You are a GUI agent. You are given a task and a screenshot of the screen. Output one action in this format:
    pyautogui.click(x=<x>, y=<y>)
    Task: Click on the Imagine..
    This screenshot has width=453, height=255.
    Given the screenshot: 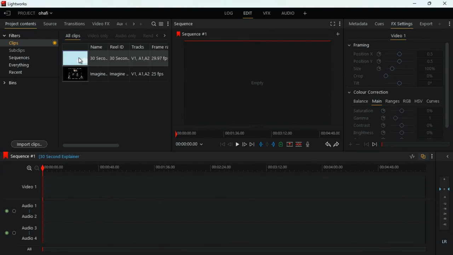 What is the action you would take?
    pyautogui.click(x=99, y=74)
    